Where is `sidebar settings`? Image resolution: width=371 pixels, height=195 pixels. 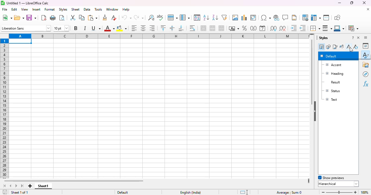 sidebar settings is located at coordinates (366, 37).